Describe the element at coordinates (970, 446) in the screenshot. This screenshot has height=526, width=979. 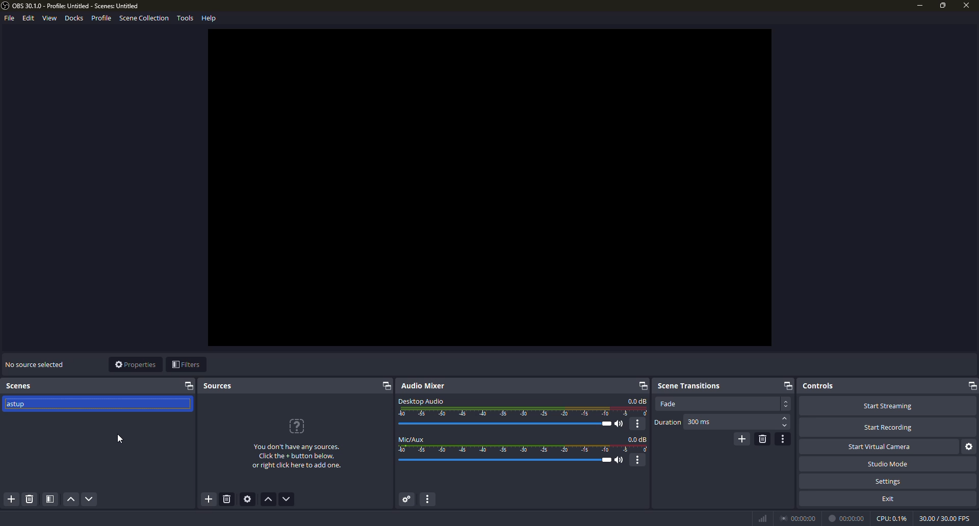
I see `configure virtual camera` at that location.